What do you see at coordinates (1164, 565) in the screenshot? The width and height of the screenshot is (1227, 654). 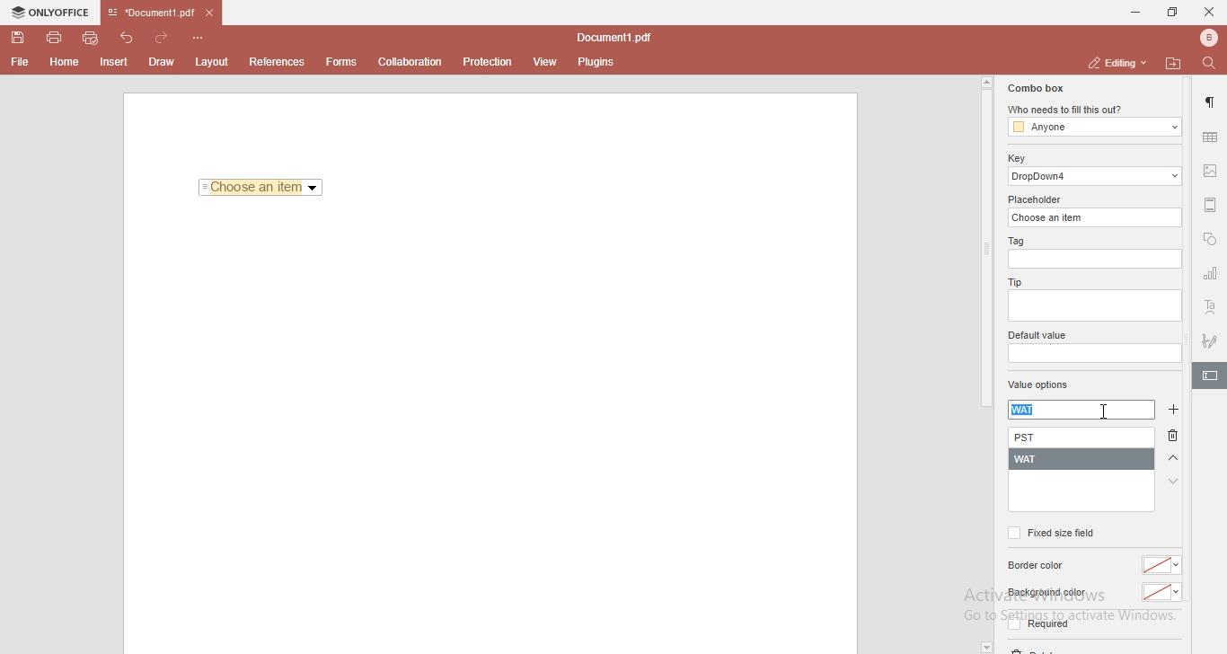 I see `color dropdown` at bounding box center [1164, 565].